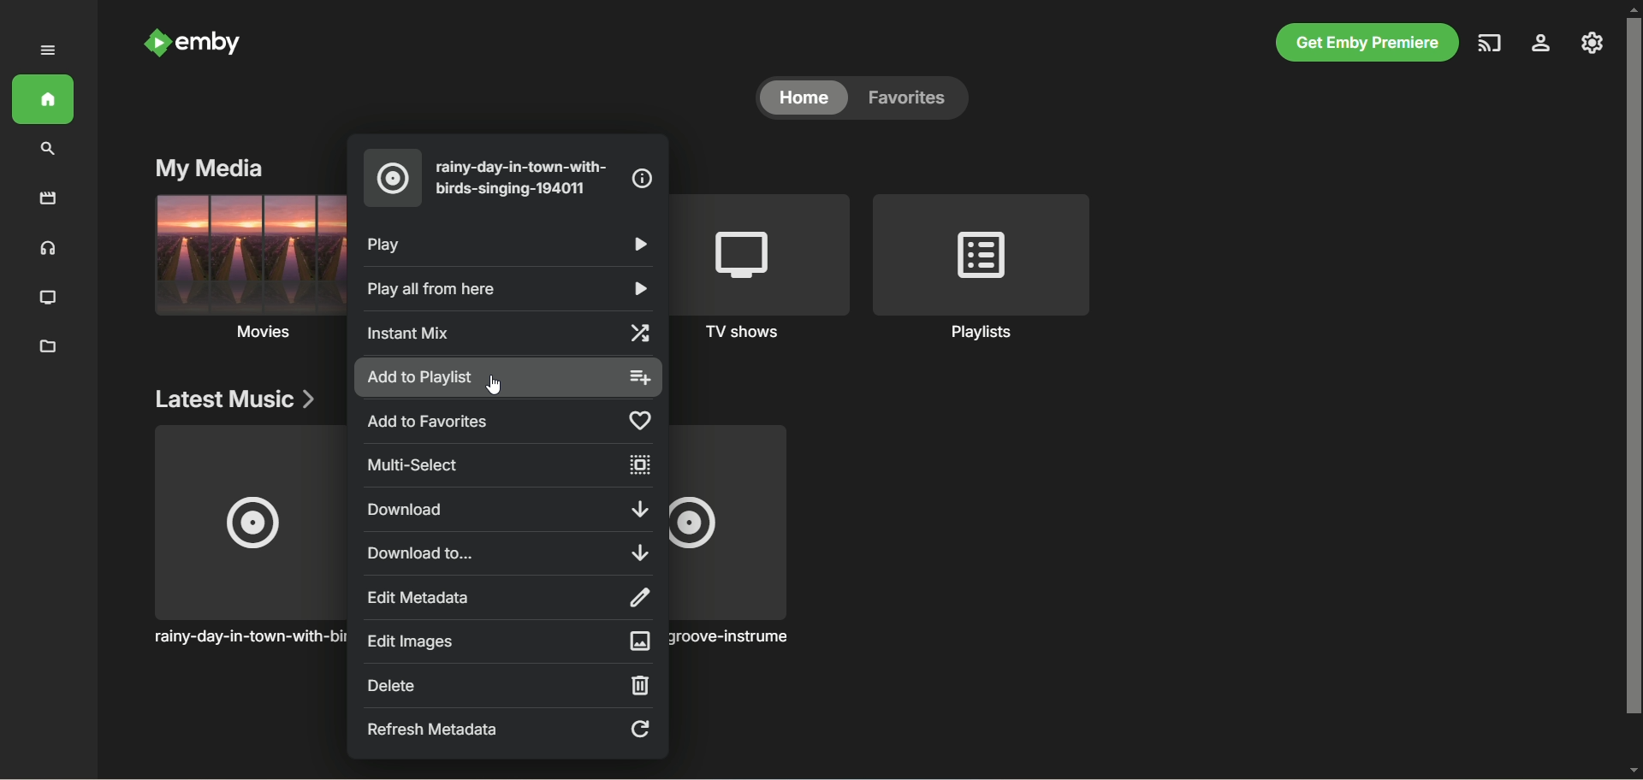 Image resolution: width=1643 pixels, height=780 pixels. Describe the element at coordinates (507, 245) in the screenshot. I see `play` at that location.